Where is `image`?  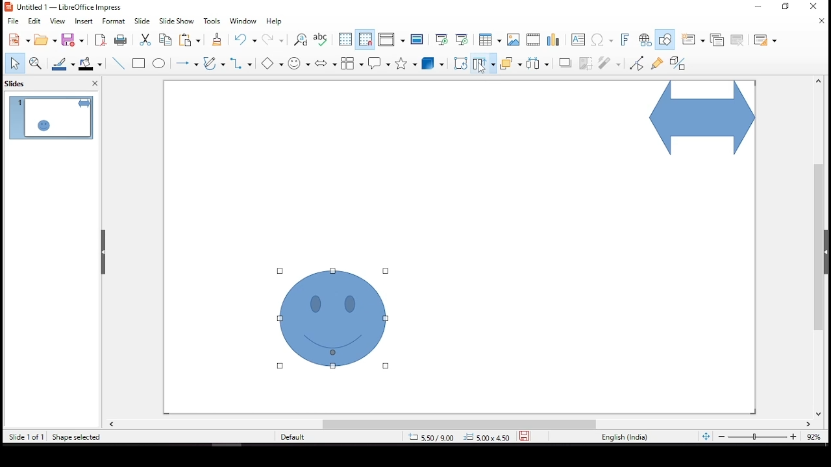 image is located at coordinates (514, 40).